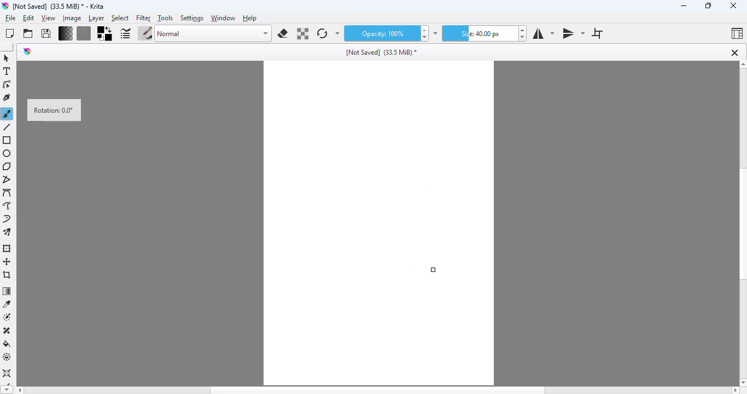 The height and width of the screenshot is (394, 747). I want to click on help, so click(249, 18).